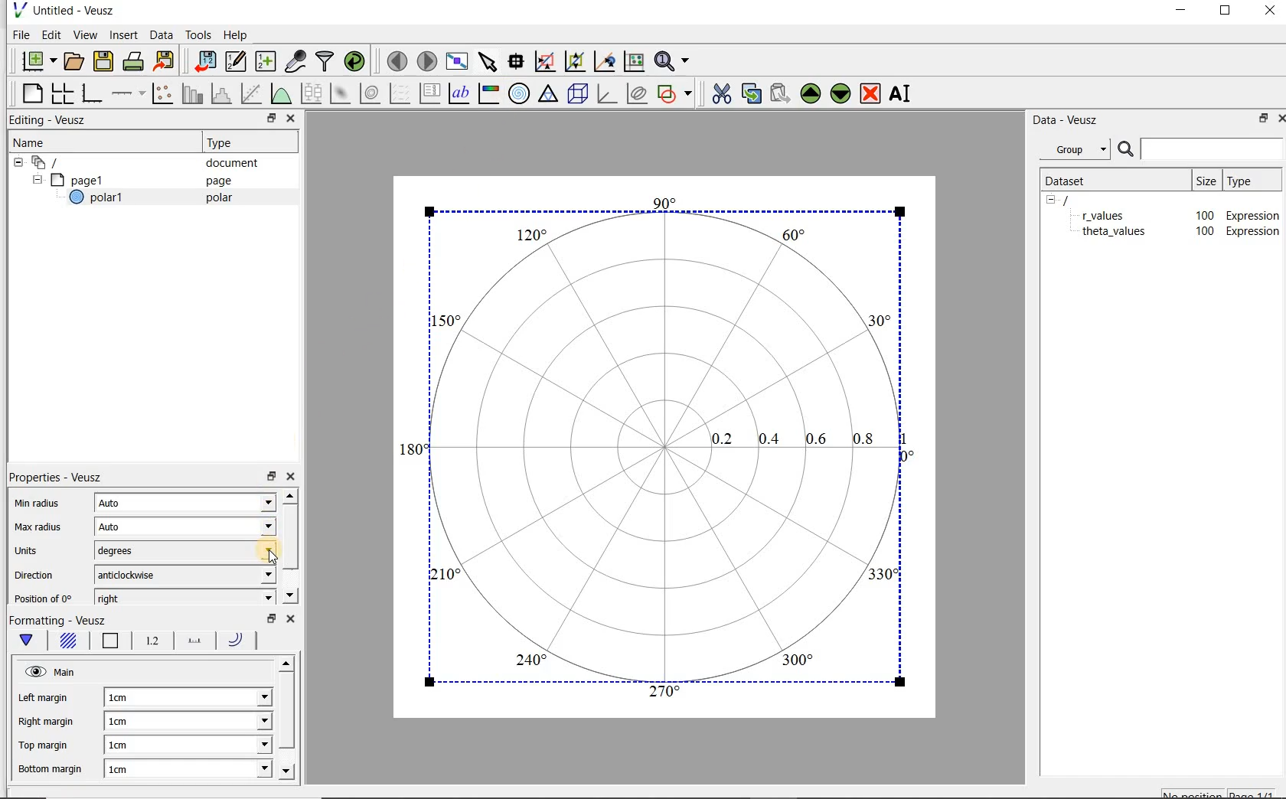  I want to click on image color bar, so click(488, 93).